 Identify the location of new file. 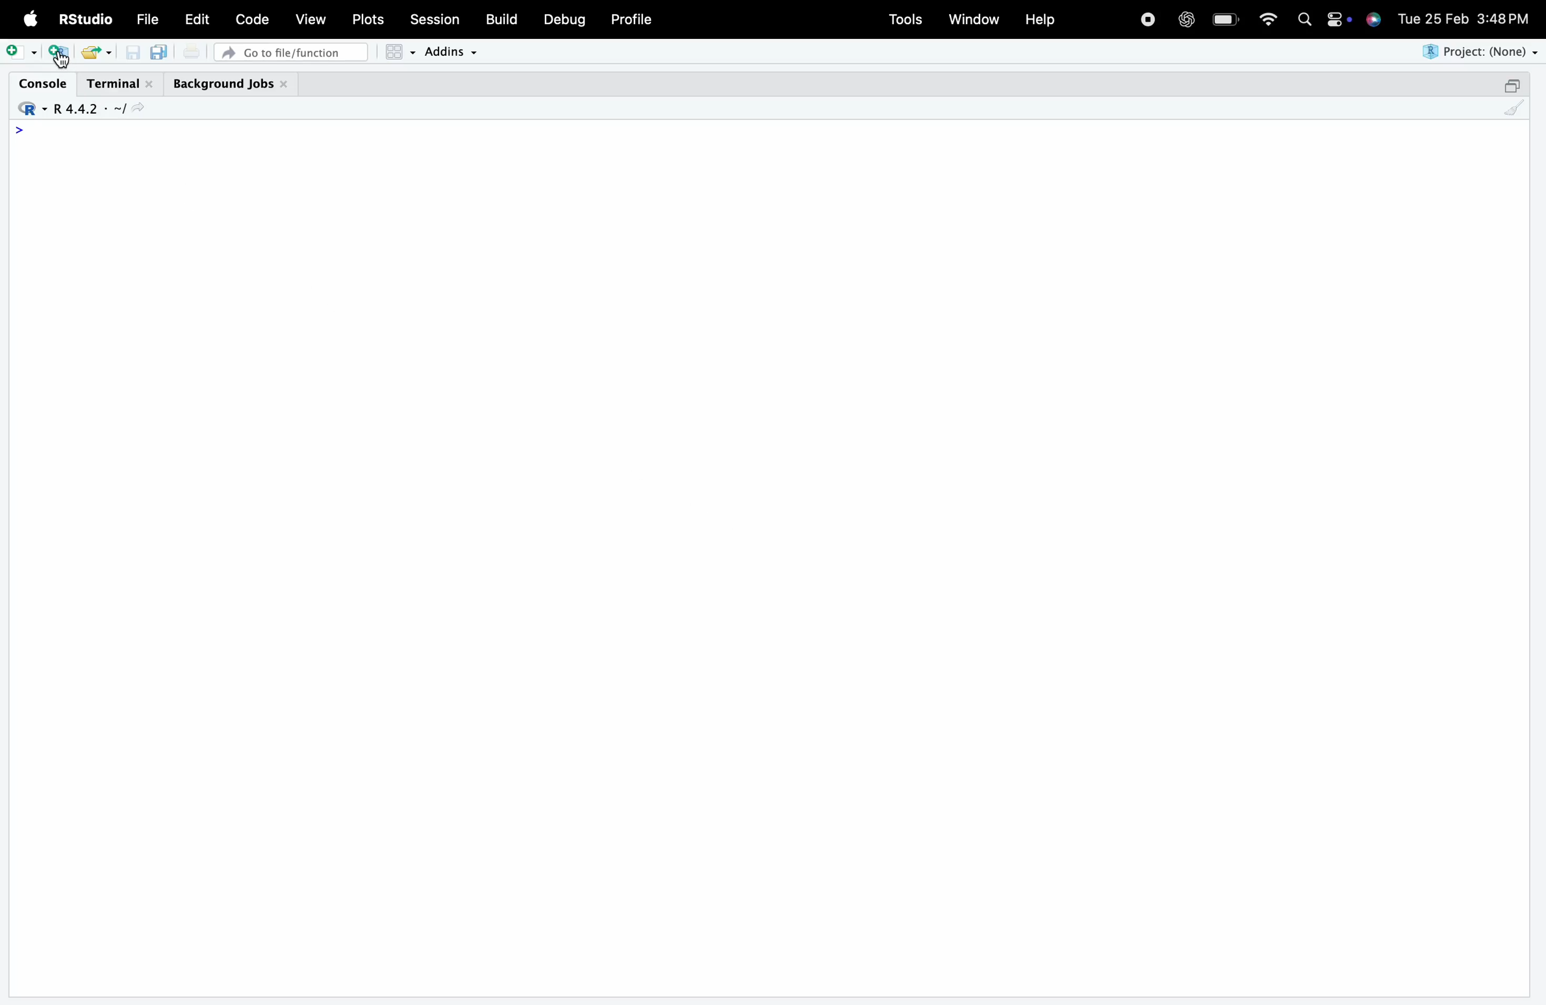
(21, 52).